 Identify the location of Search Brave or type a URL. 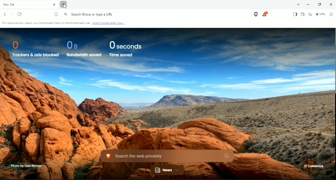
(90, 14).